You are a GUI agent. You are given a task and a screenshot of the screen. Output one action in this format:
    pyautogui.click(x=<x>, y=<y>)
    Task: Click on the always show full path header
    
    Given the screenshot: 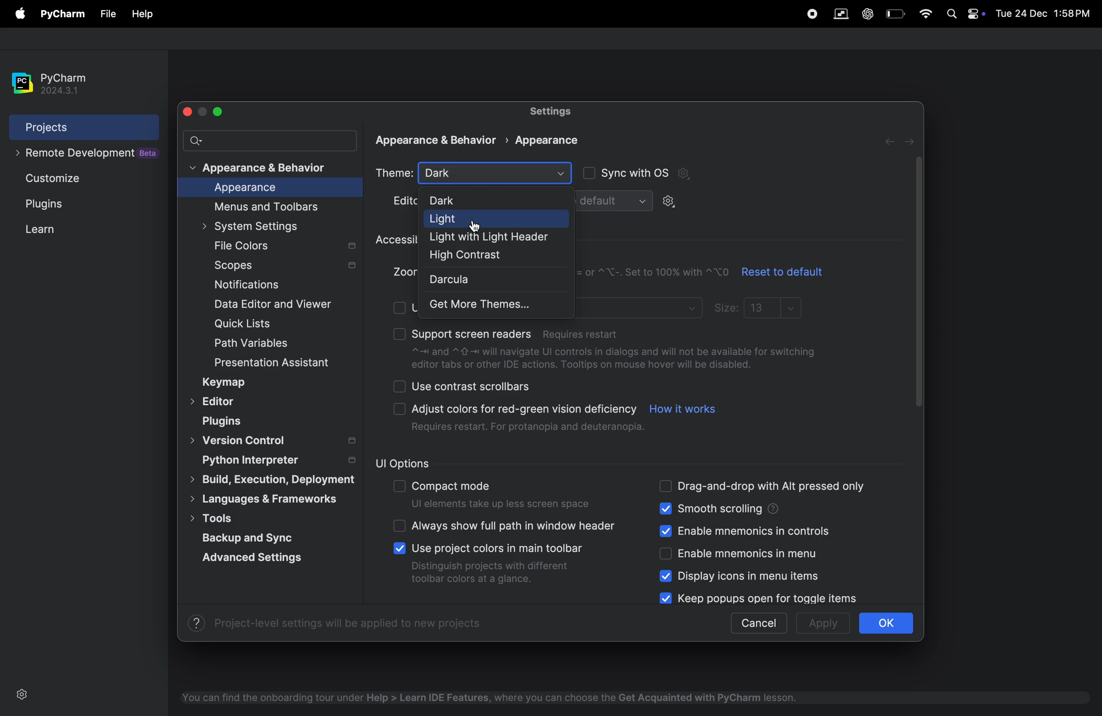 What is the action you would take?
    pyautogui.click(x=518, y=525)
    